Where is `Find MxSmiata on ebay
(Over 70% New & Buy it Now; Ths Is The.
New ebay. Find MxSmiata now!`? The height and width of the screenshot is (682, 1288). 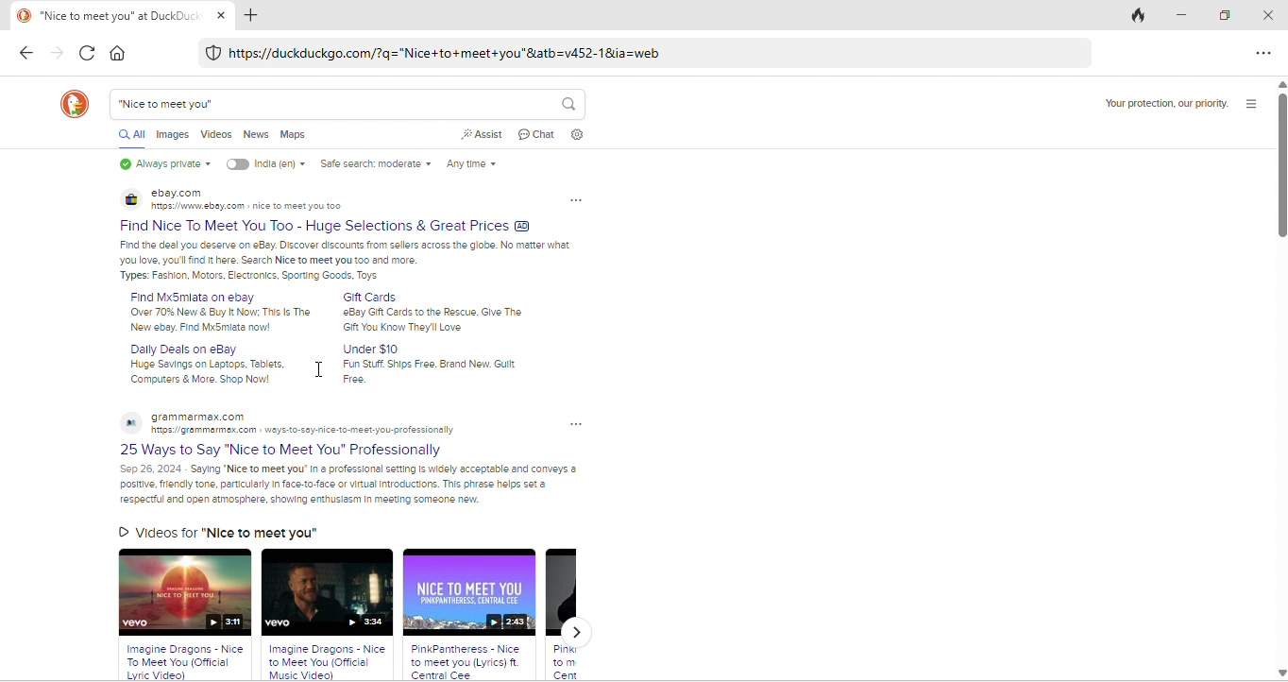
Find MxSmiata on ebay
(Over 70% New & Buy it Now; Ths Is The.
New ebay. Find MxSmiata now! is located at coordinates (217, 320).